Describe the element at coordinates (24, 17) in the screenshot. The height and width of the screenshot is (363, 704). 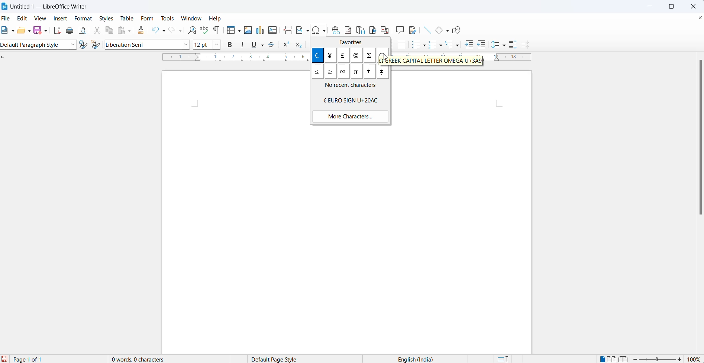
I see `edit` at that location.